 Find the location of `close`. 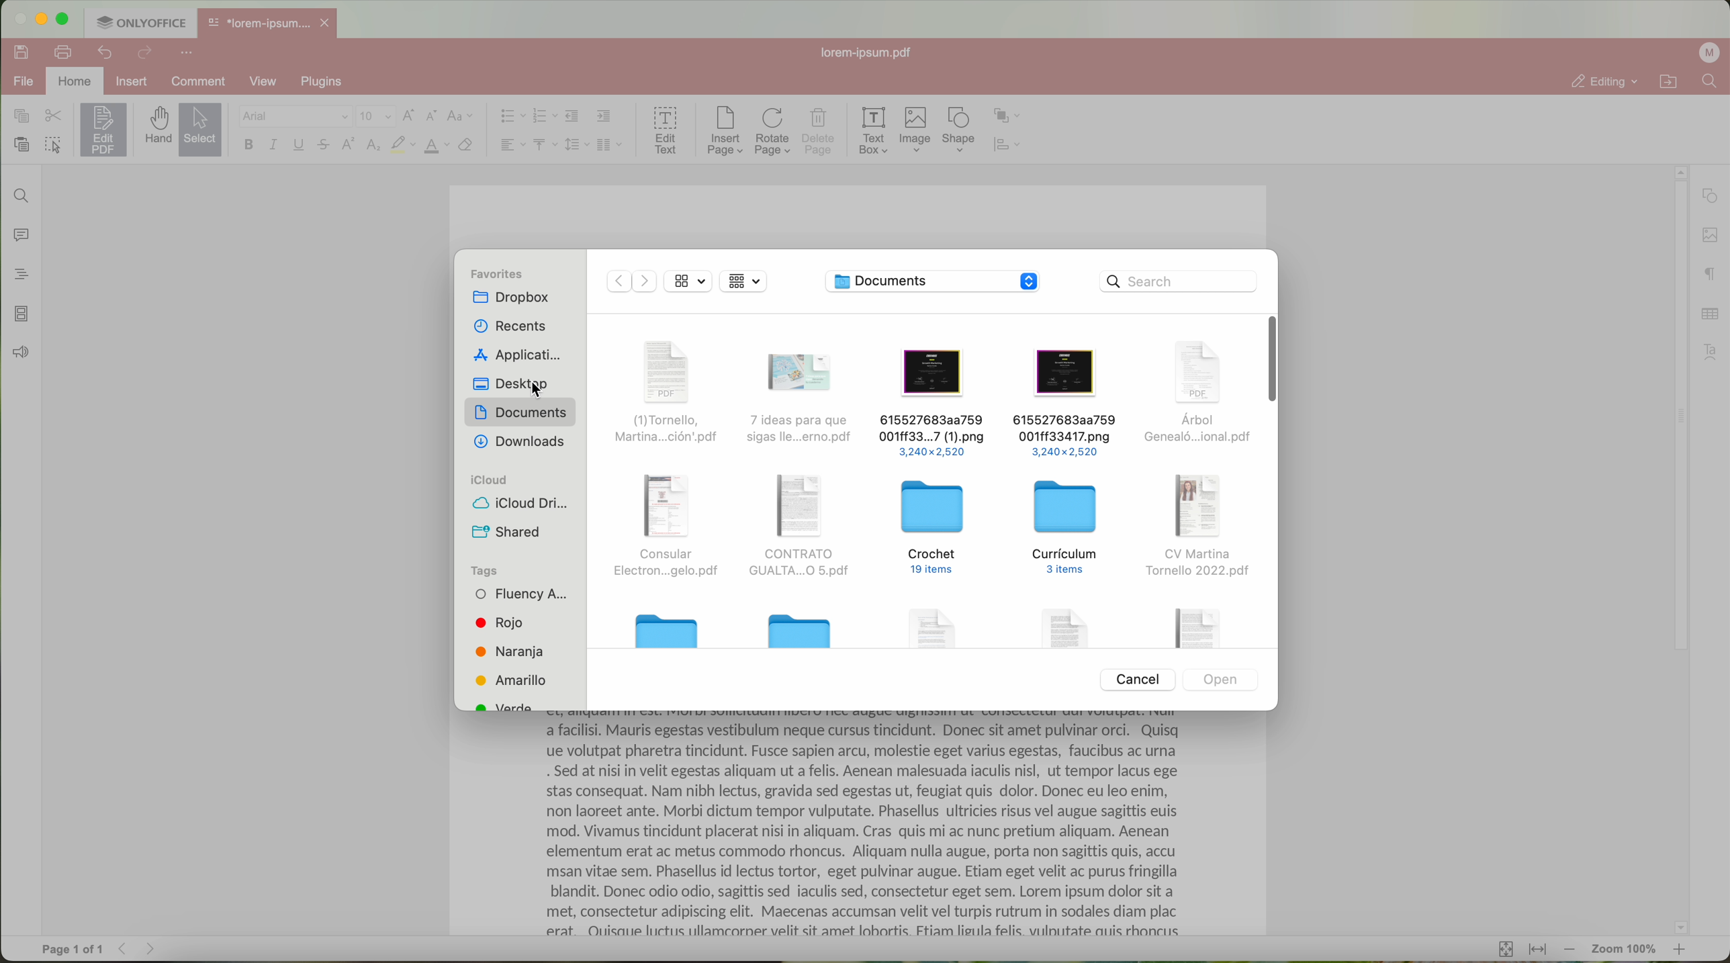

close is located at coordinates (328, 23).